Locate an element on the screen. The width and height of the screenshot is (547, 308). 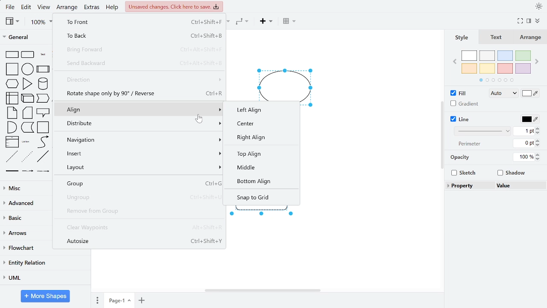
curve is located at coordinates (42, 142).